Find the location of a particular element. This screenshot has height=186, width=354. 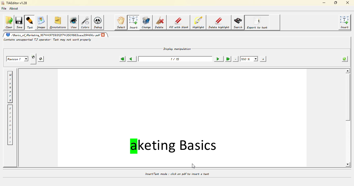

Display manipulation is located at coordinates (178, 48).